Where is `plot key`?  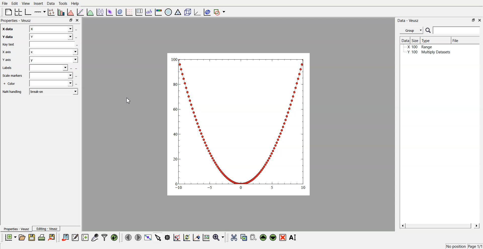
plot key is located at coordinates (139, 12).